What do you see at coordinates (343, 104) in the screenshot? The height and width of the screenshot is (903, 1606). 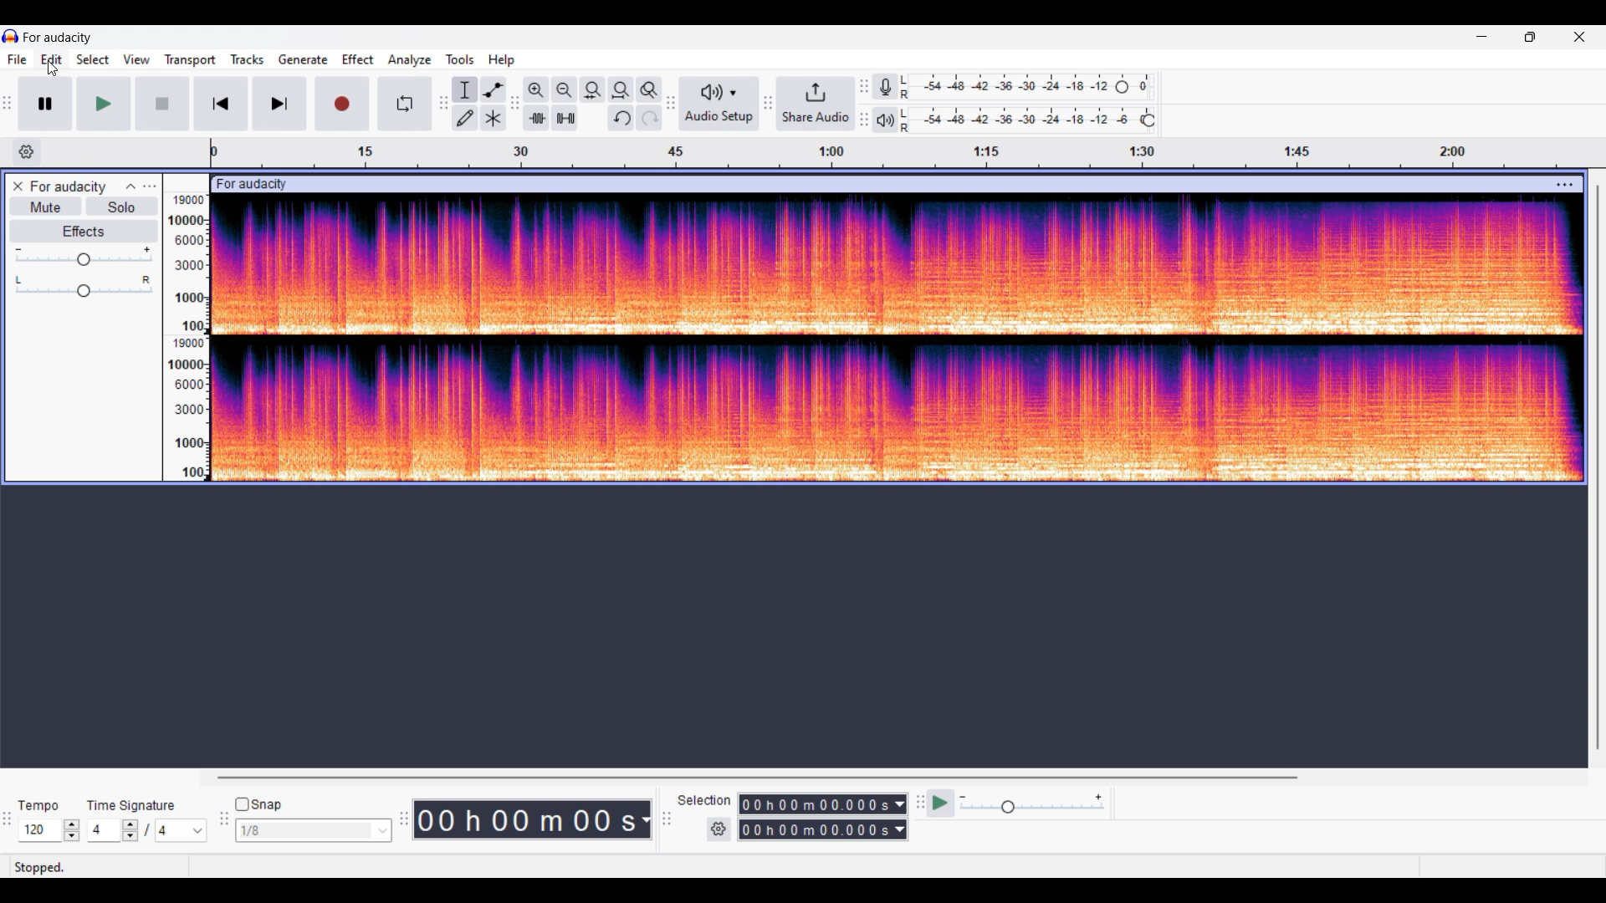 I see `Record/Record new track` at bounding box center [343, 104].